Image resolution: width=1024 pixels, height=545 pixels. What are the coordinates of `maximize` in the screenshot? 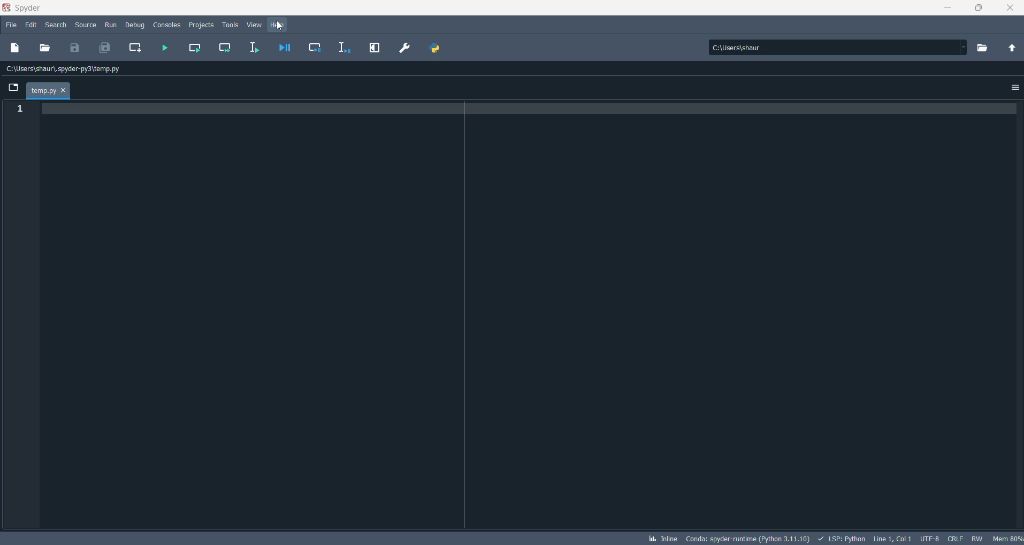 It's located at (980, 9).